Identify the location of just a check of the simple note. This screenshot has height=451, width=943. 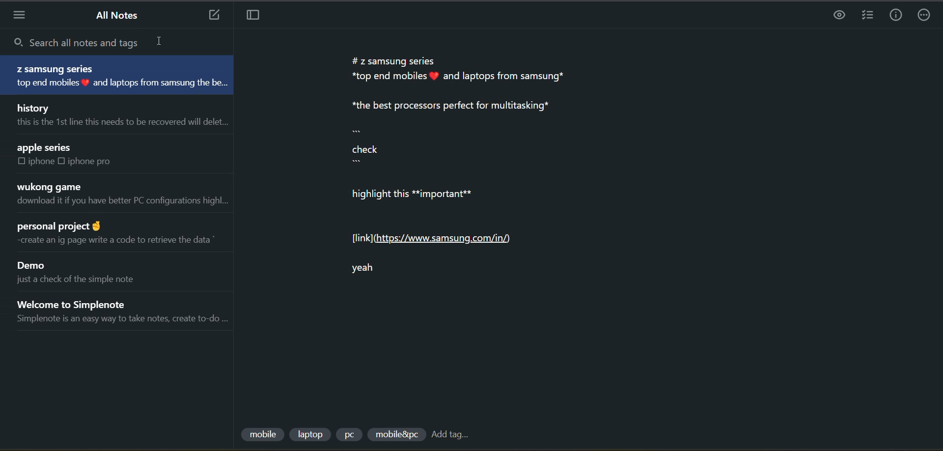
(76, 280).